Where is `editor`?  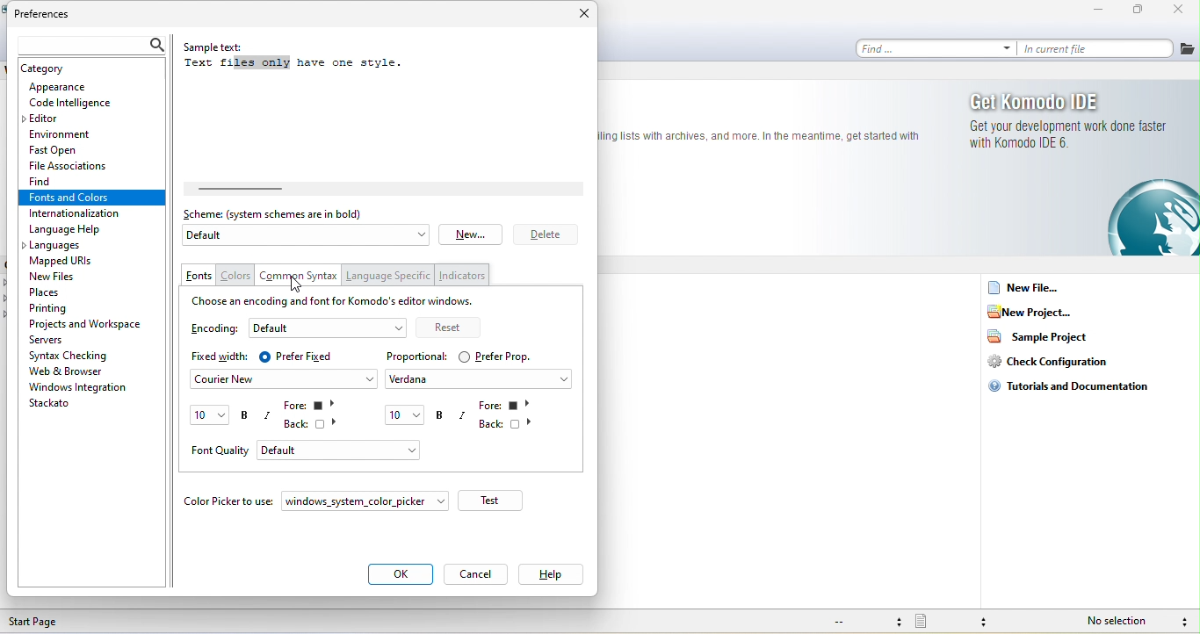 editor is located at coordinates (47, 119).